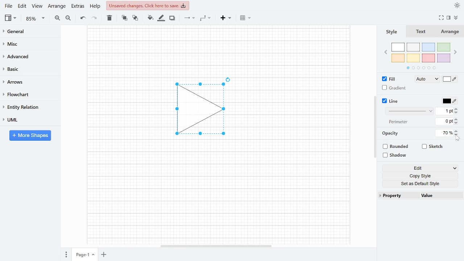 This screenshot has height=261, width=464. What do you see at coordinates (66, 255) in the screenshot?
I see `Pages` at bounding box center [66, 255].